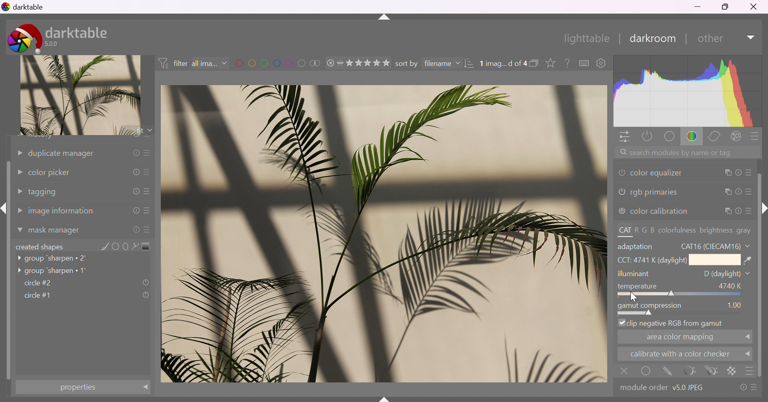 The height and width of the screenshot is (402, 768). Describe the element at coordinates (116, 247) in the screenshot. I see `add circle` at that location.